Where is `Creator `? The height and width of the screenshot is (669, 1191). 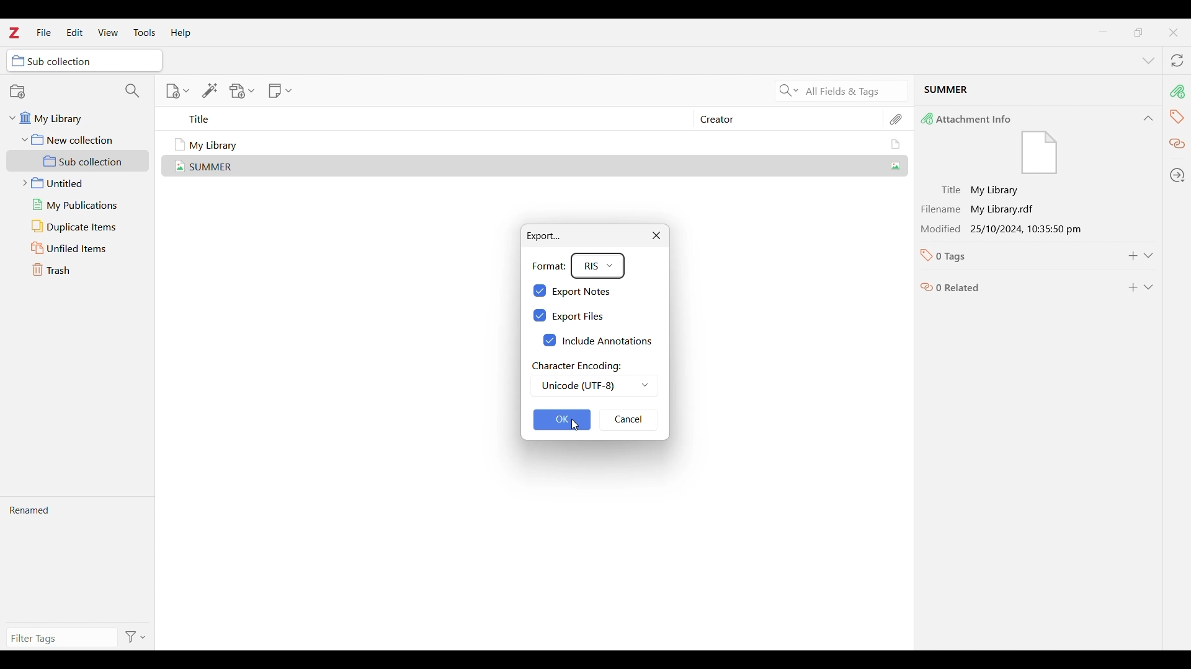
Creator  is located at coordinates (782, 119).